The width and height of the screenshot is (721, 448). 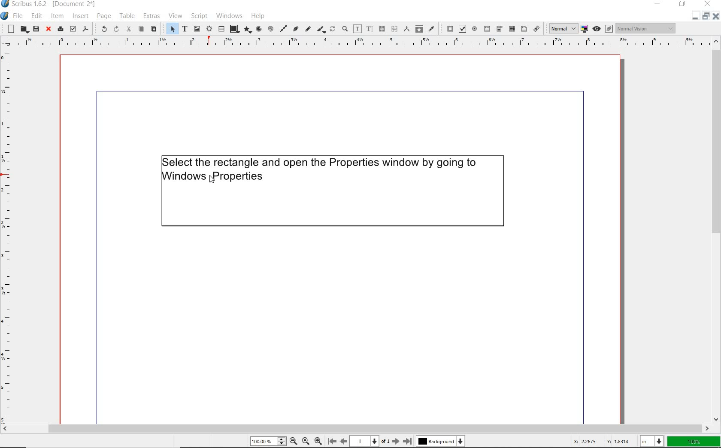 What do you see at coordinates (23, 29) in the screenshot?
I see `open` at bounding box center [23, 29].